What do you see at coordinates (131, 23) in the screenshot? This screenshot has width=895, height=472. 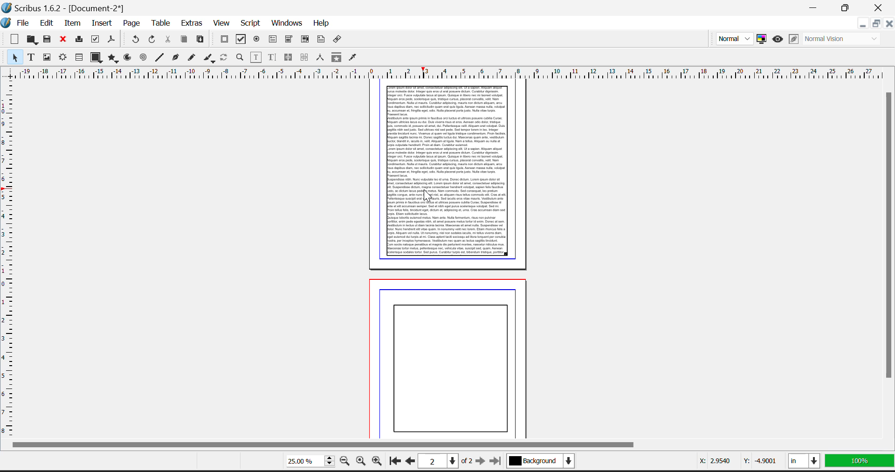 I see `Page` at bounding box center [131, 23].